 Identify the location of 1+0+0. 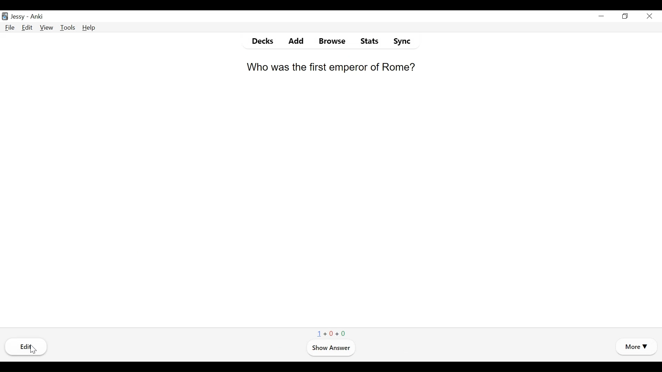
(332, 332).